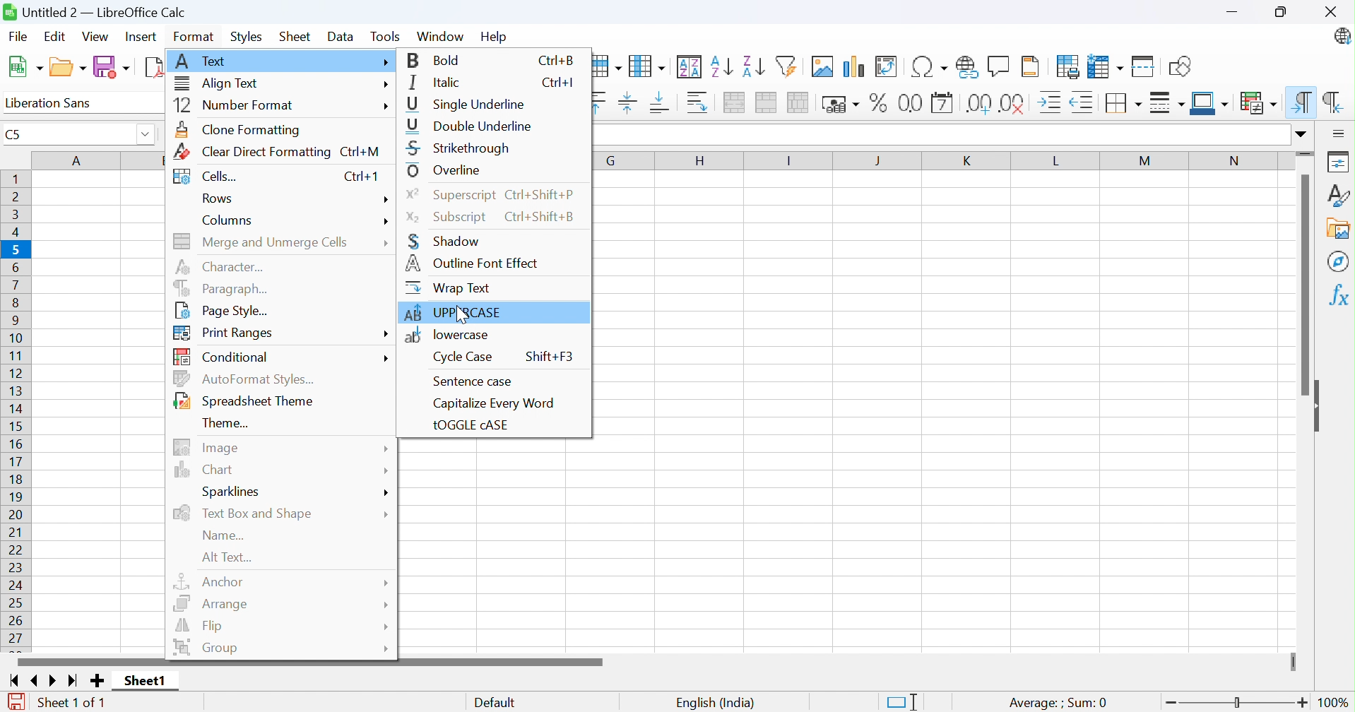 The width and height of the screenshot is (1355, 712). What do you see at coordinates (1343, 37) in the screenshot?
I see `LibreOffice update available` at bounding box center [1343, 37].